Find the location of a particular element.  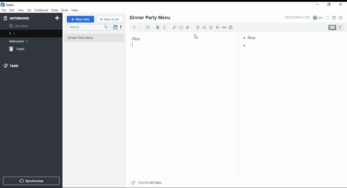

trash is located at coordinates (18, 49).